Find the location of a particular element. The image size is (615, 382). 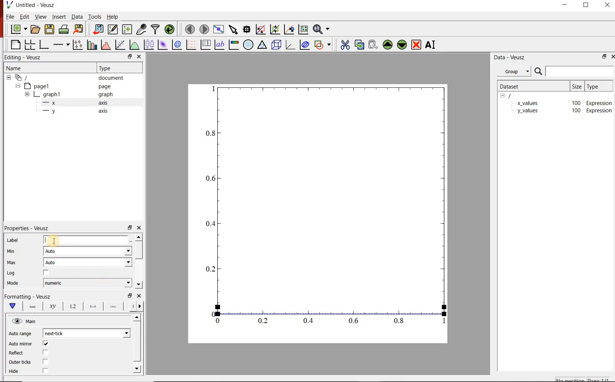

polar graph is located at coordinates (249, 45).